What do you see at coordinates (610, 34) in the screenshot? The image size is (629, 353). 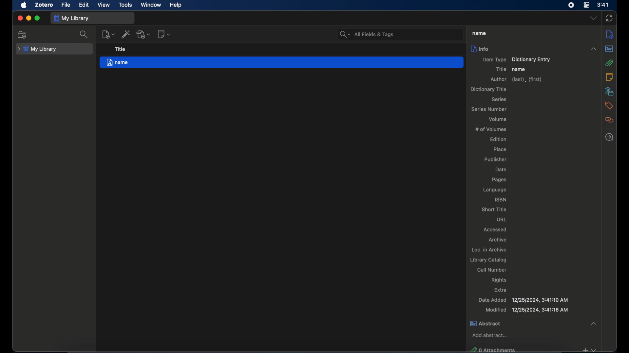 I see `info` at bounding box center [610, 34].